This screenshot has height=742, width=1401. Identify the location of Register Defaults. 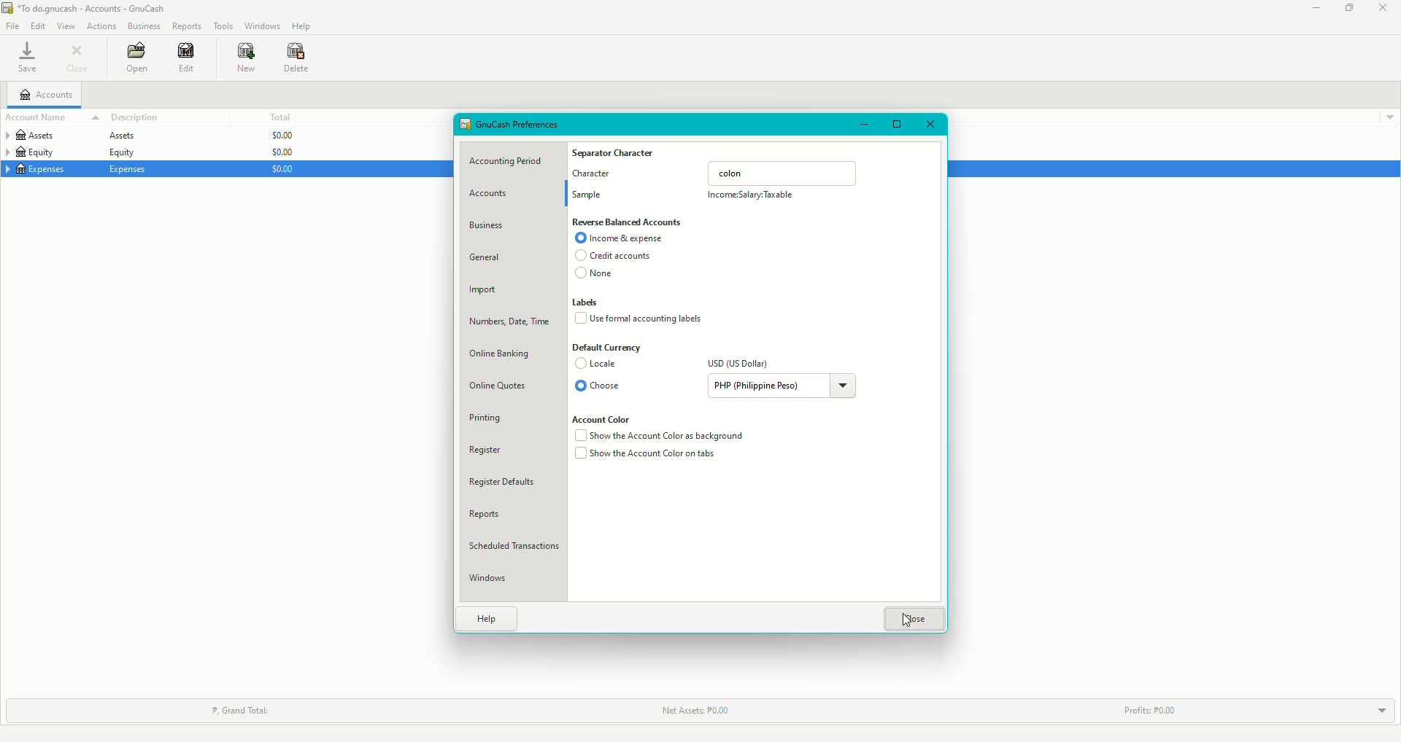
(508, 484).